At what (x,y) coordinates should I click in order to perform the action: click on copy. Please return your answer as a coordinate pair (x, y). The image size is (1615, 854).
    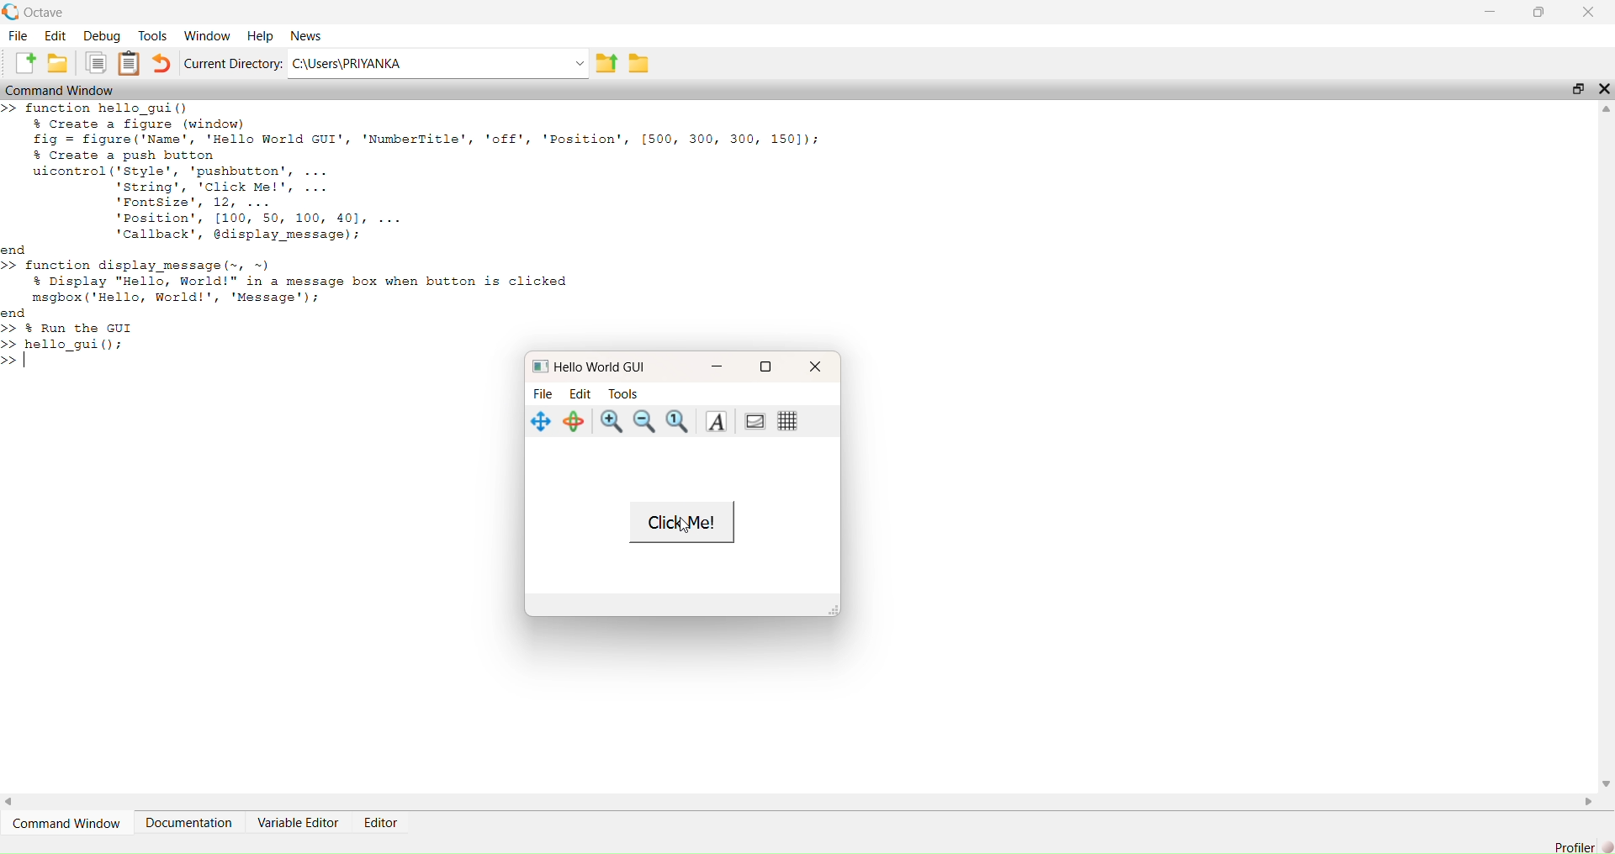
    Looking at the image, I should click on (98, 65).